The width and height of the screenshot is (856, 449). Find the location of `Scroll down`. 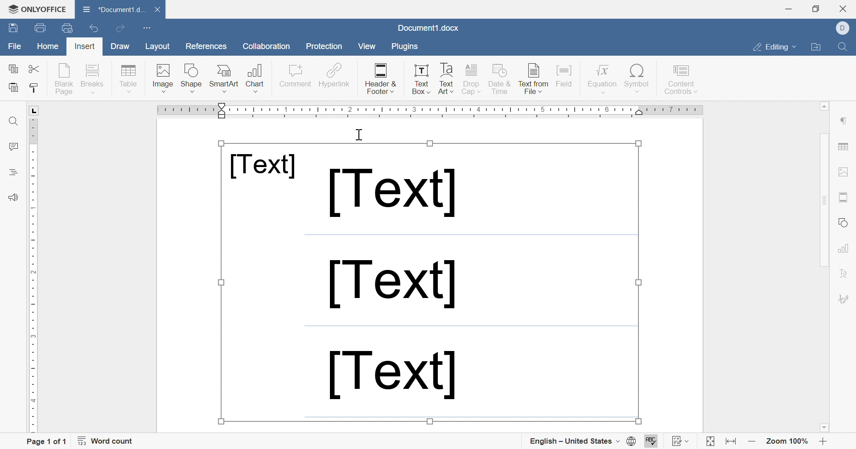

Scroll down is located at coordinates (823, 428).